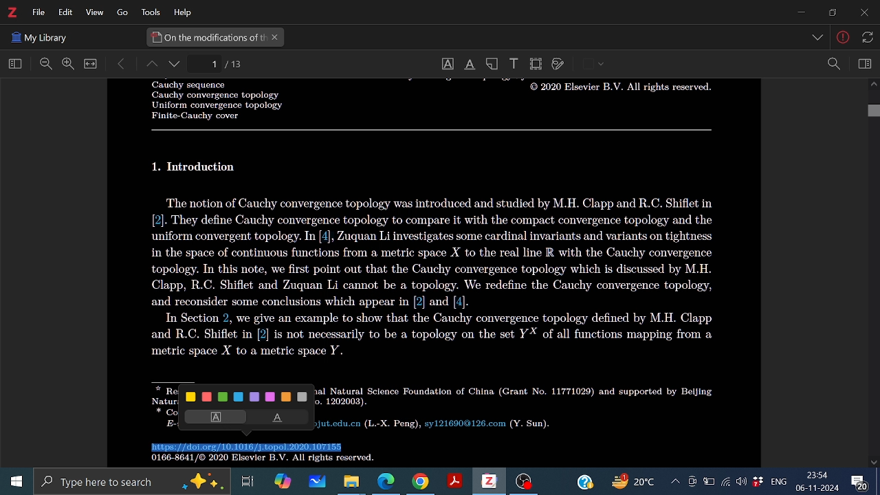 The width and height of the screenshot is (880, 495). Describe the element at coordinates (844, 39) in the screenshot. I see `` at that location.